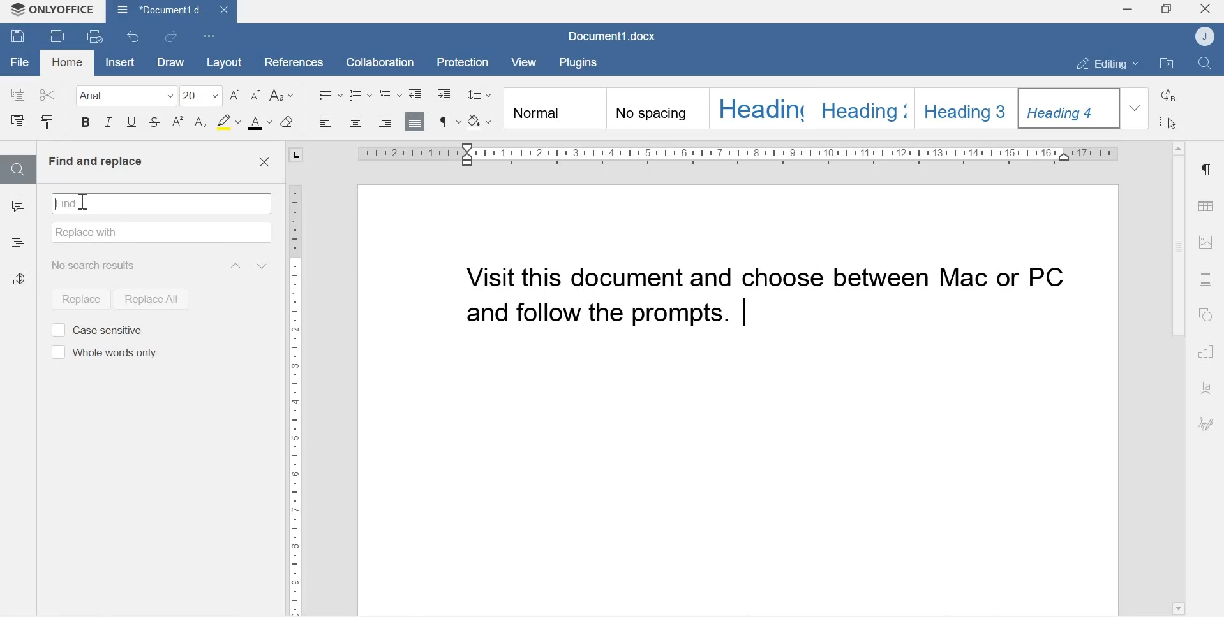 This screenshot has height=617, width=1224. Describe the element at coordinates (223, 62) in the screenshot. I see `Layout` at that location.